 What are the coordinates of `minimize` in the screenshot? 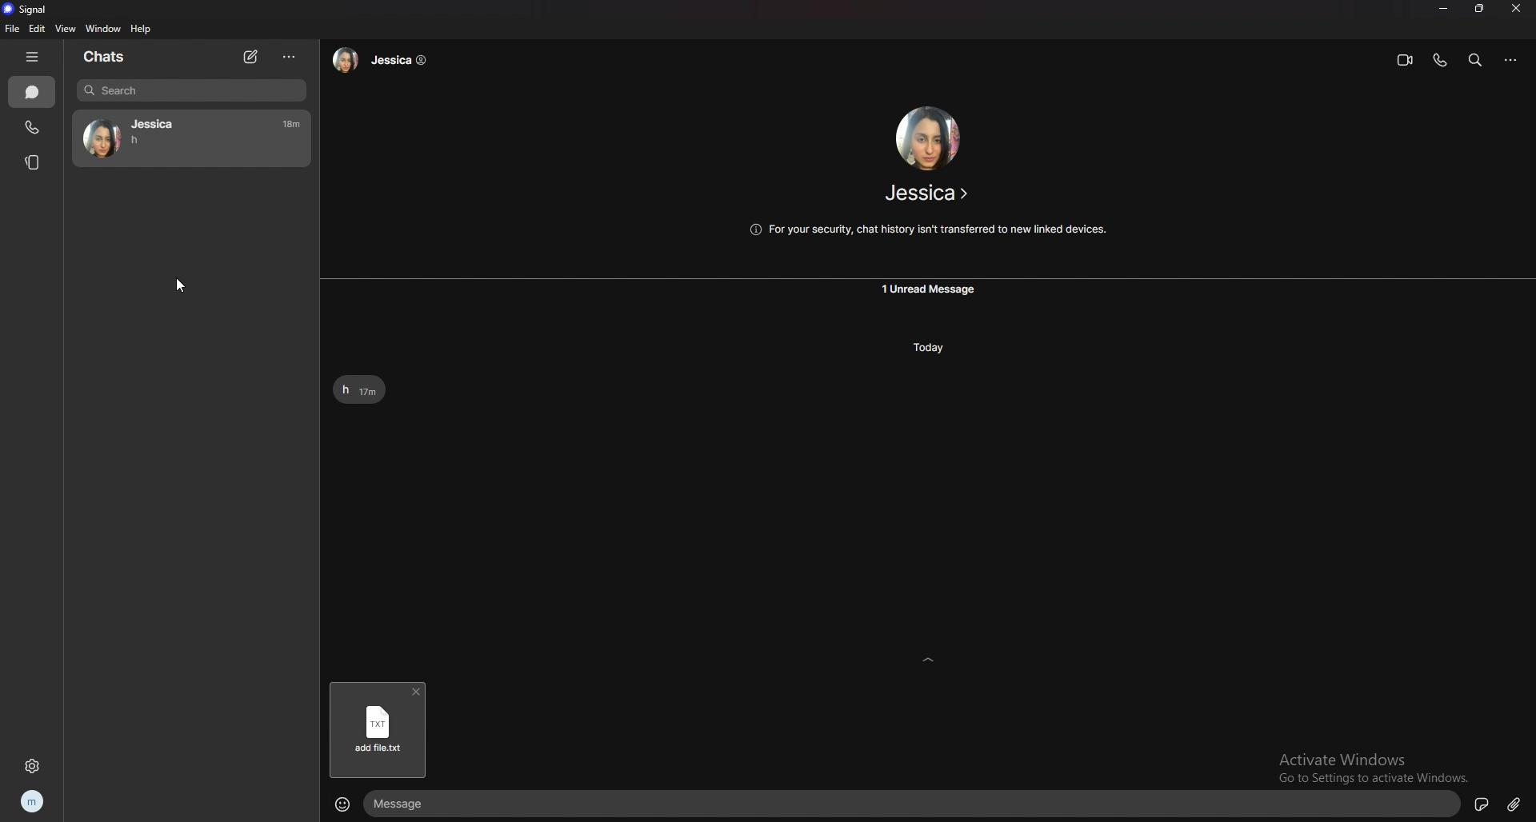 It's located at (1442, 9).